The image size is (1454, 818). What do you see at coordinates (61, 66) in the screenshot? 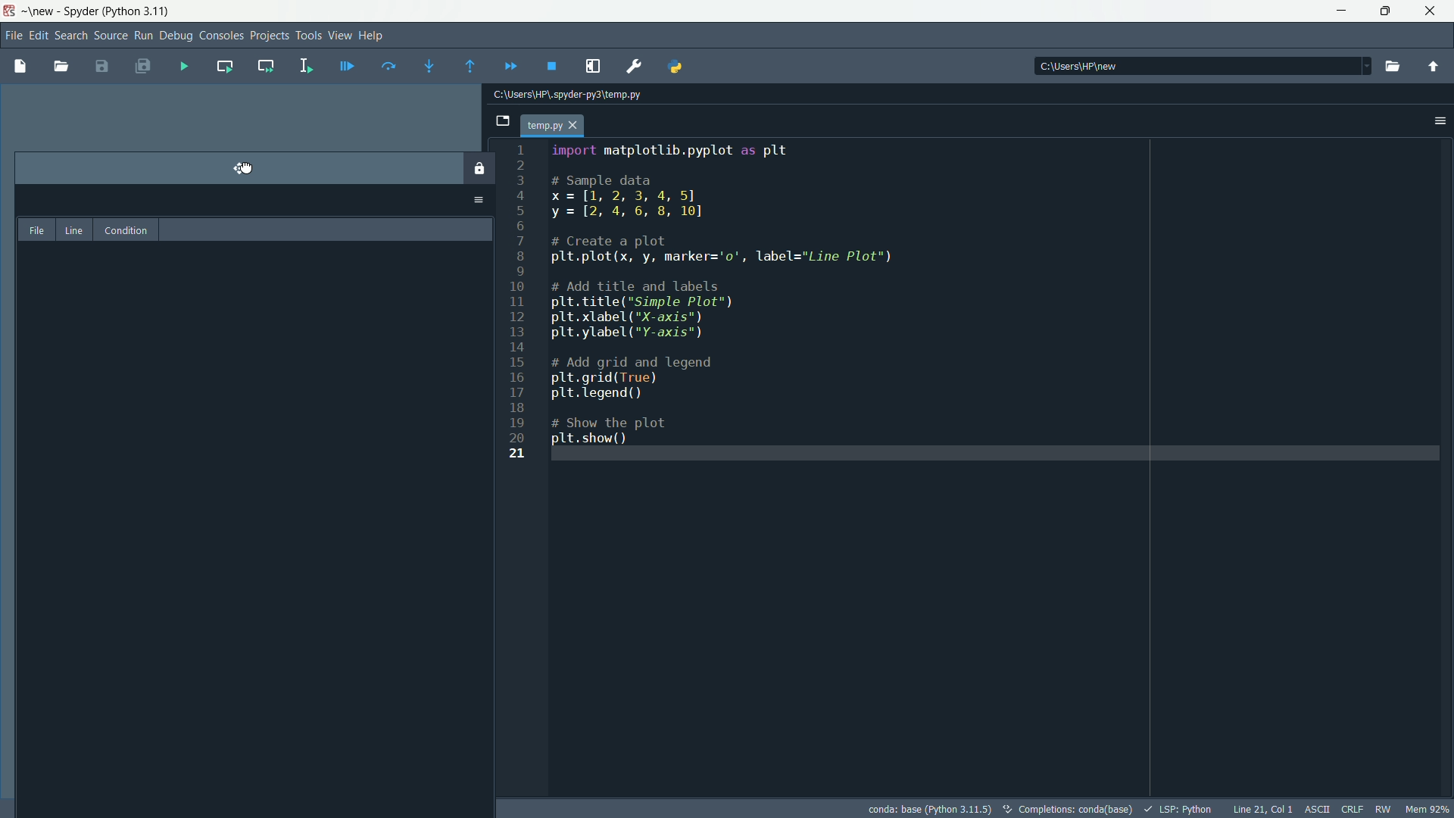
I see `open file` at bounding box center [61, 66].